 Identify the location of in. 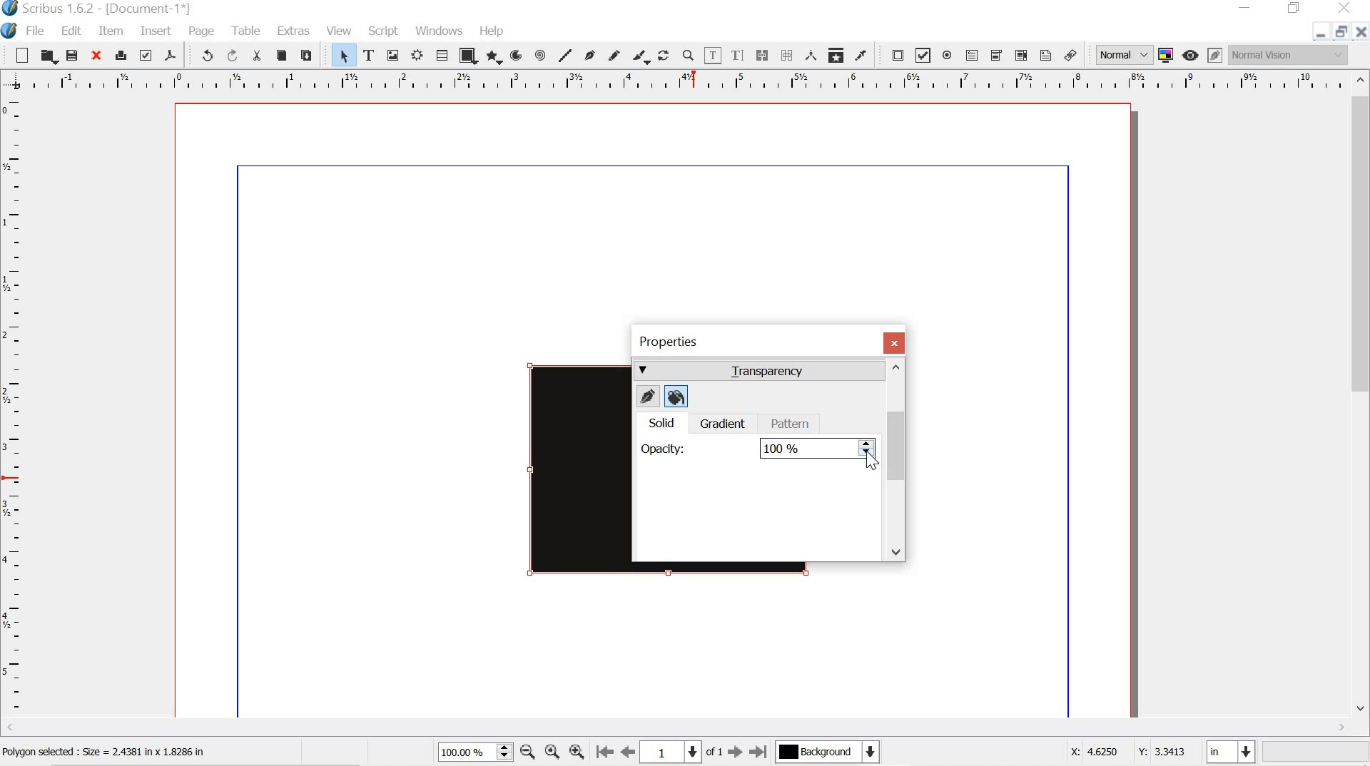
(1229, 752).